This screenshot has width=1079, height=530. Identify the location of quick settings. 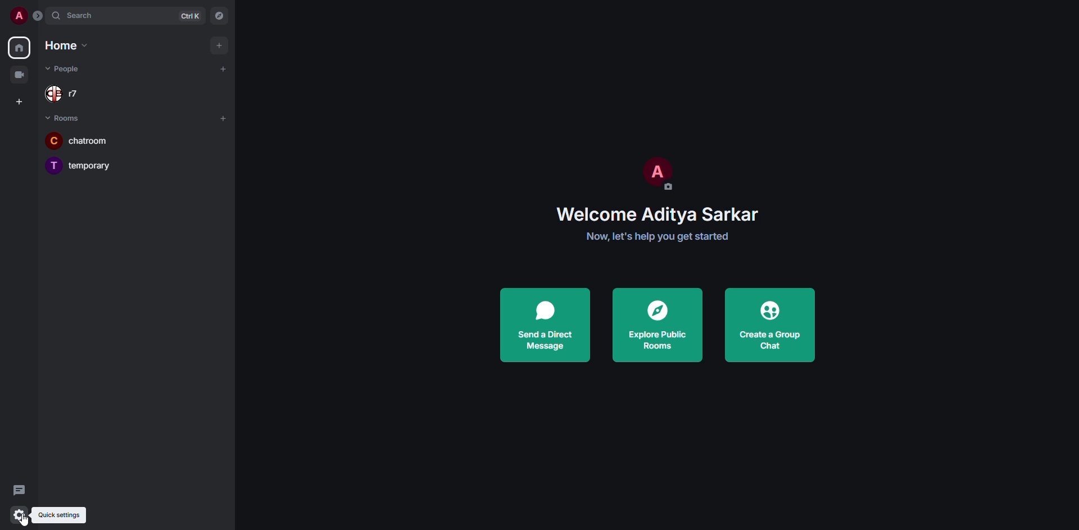
(22, 518).